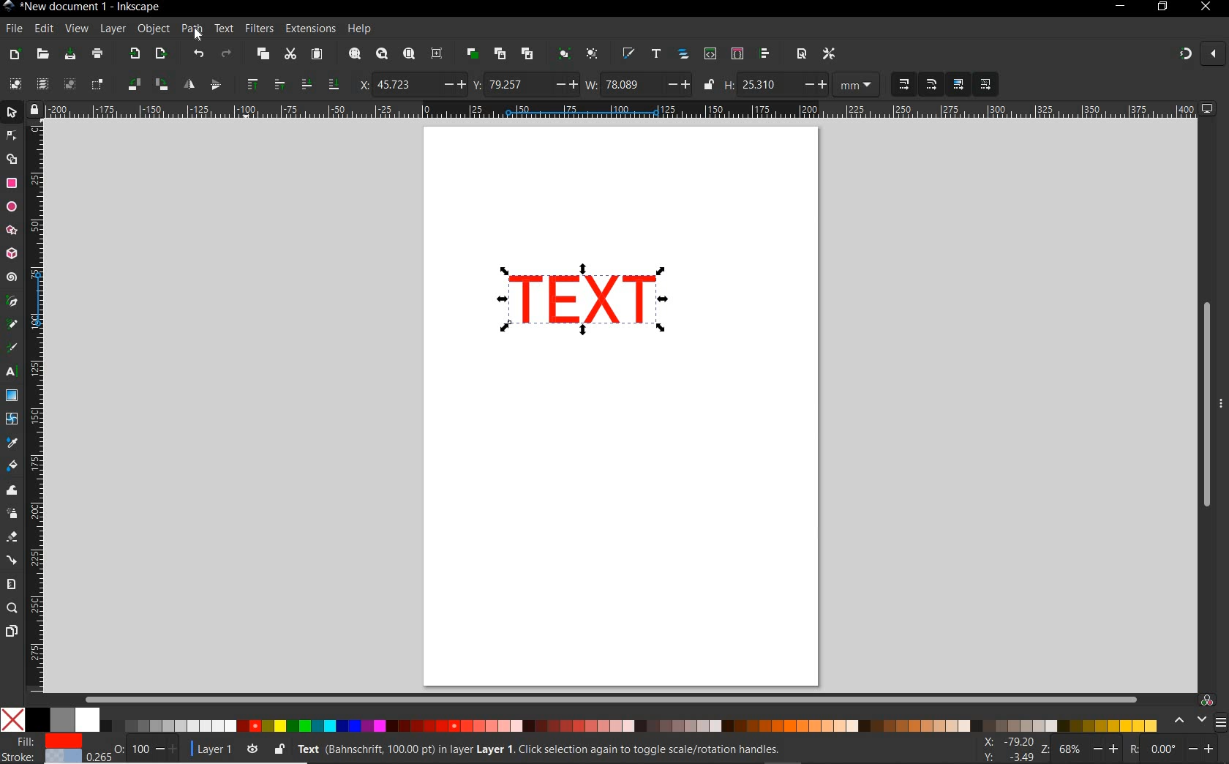 The height and width of the screenshot is (764, 1229). What do you see at coordinates (97, 85) in the screenshot?
I see `TOGGLE SELECTIONBOX` at bounding box center [97, 85].